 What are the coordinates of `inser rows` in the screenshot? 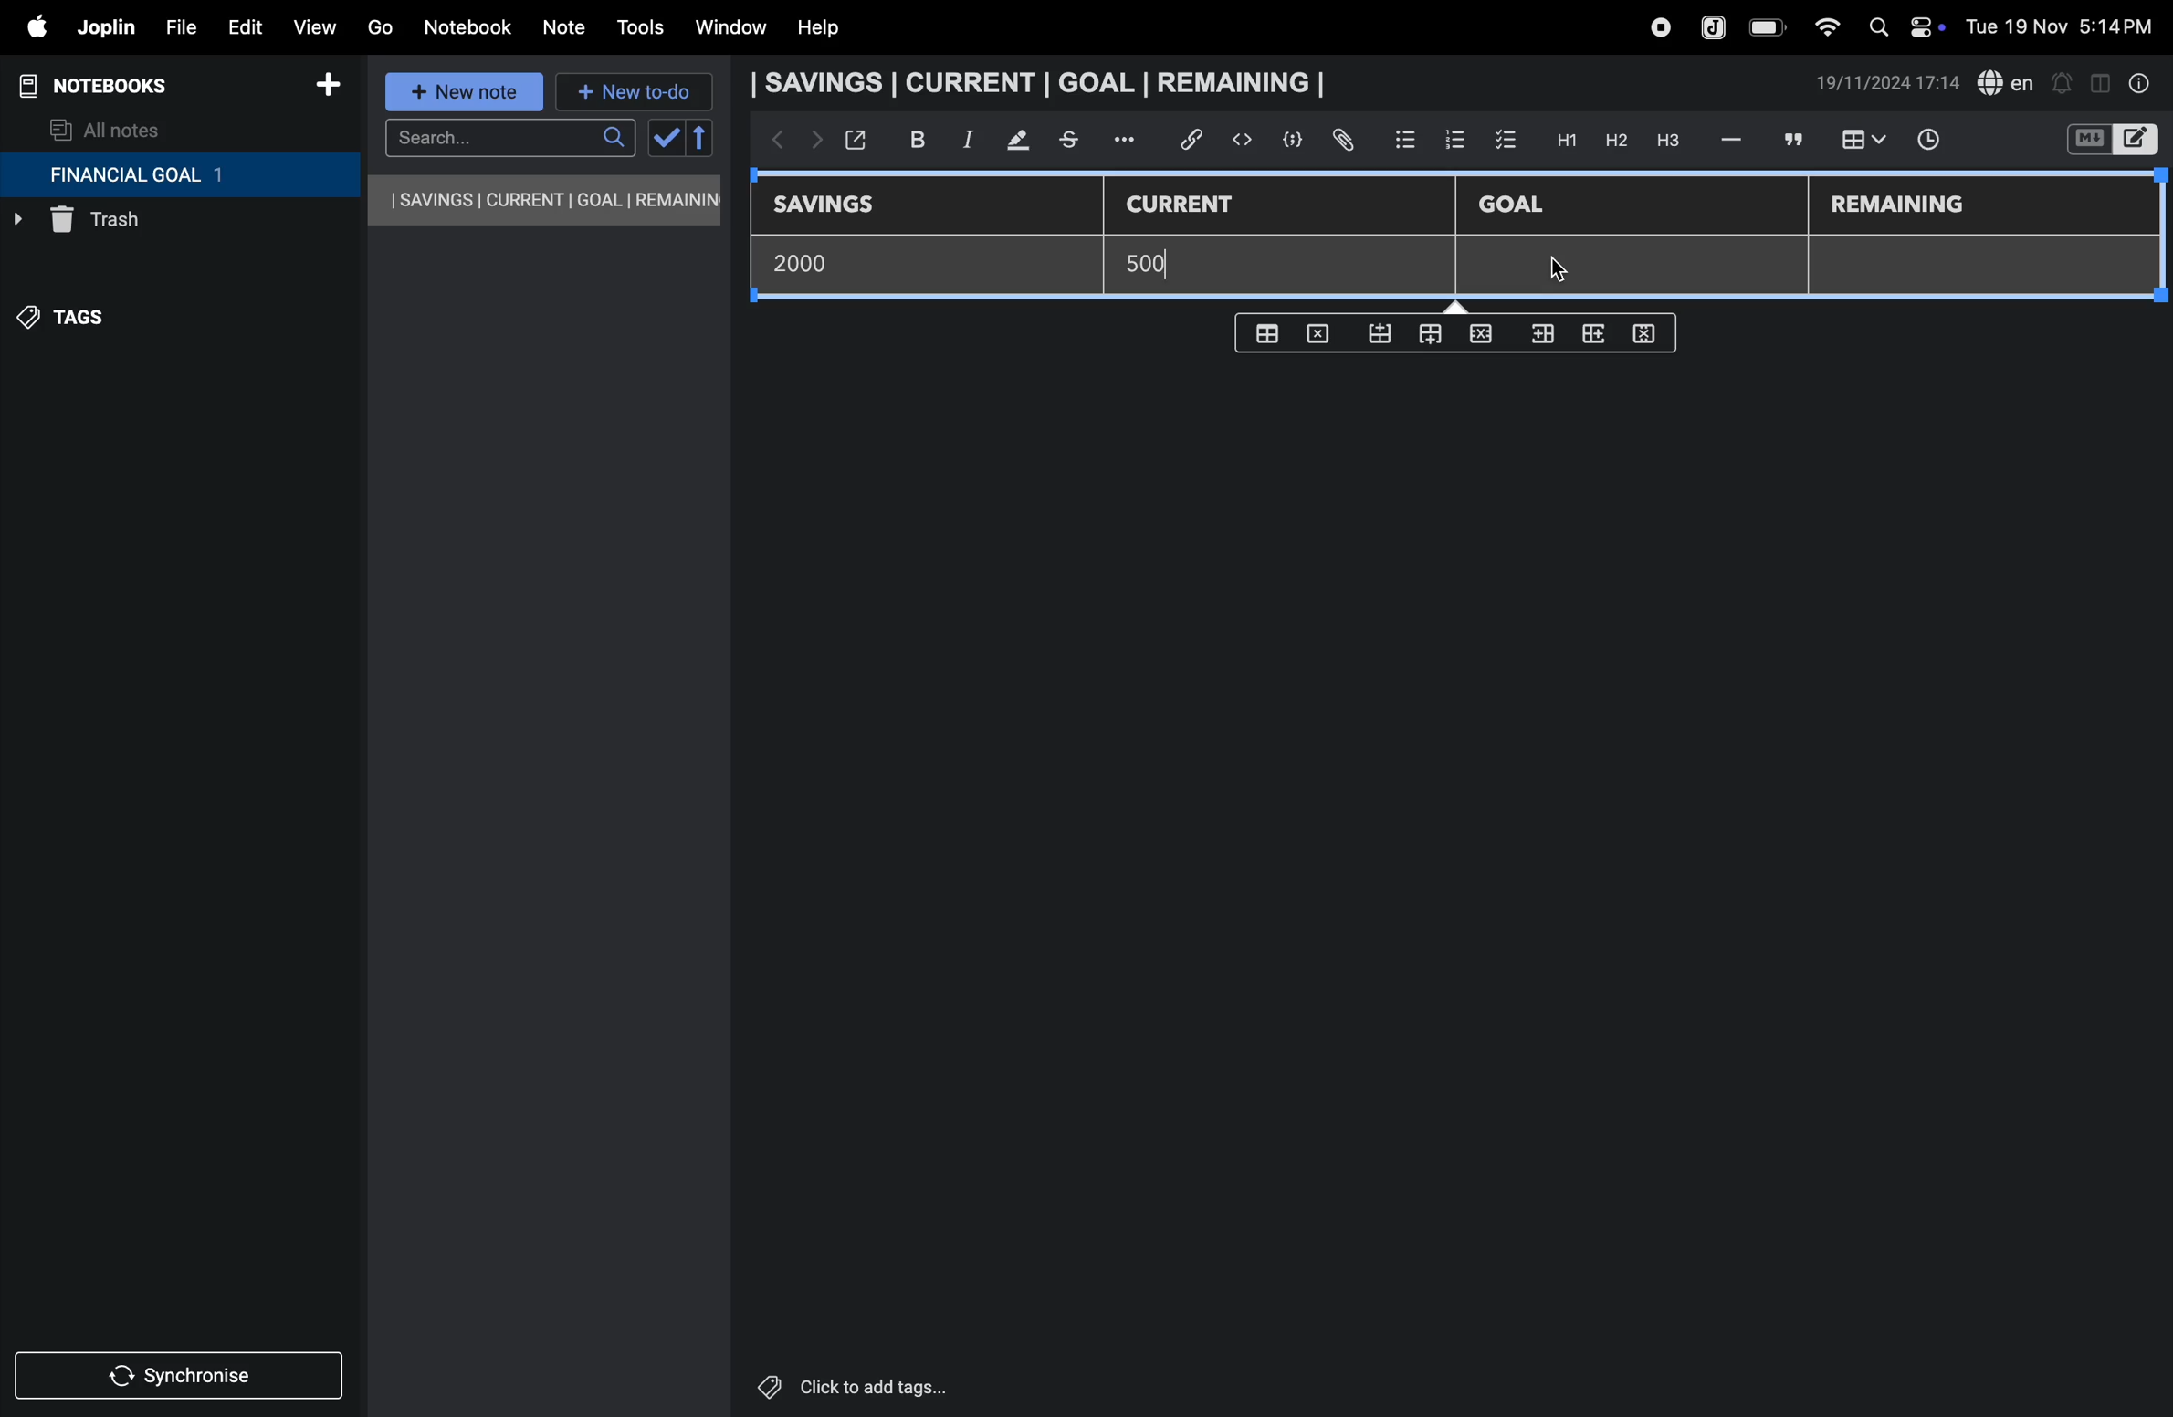 It's located at (1539, 338).